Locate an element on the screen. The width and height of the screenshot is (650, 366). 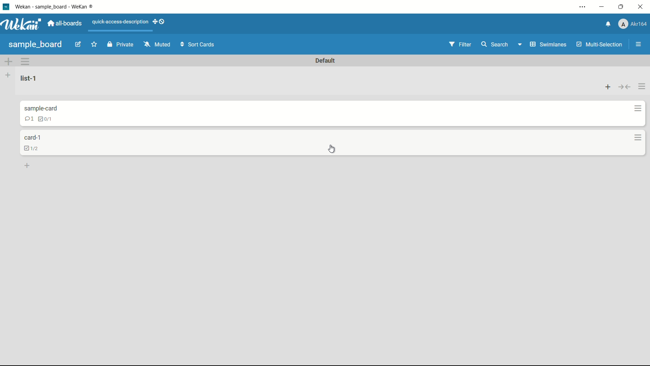
sample_board is located at coordinates (34, 44).